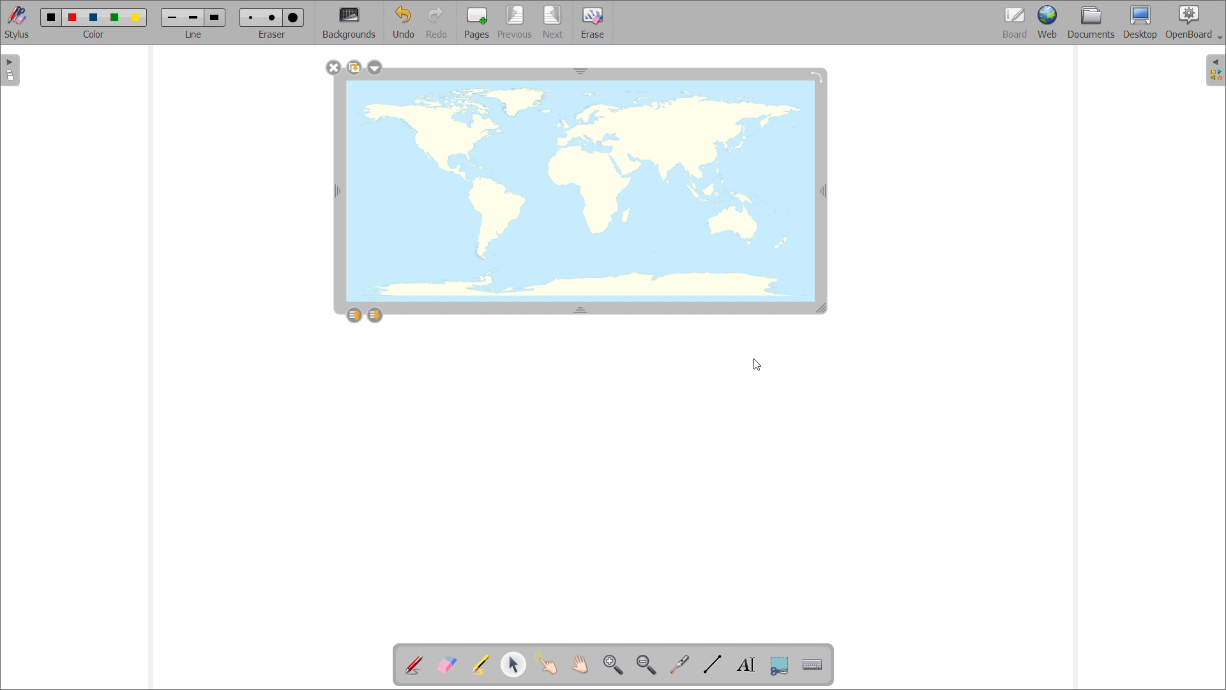  What do you see at coordinates (216, 17) in the screenshot?
I see `large` at bounding box center [216, 17].